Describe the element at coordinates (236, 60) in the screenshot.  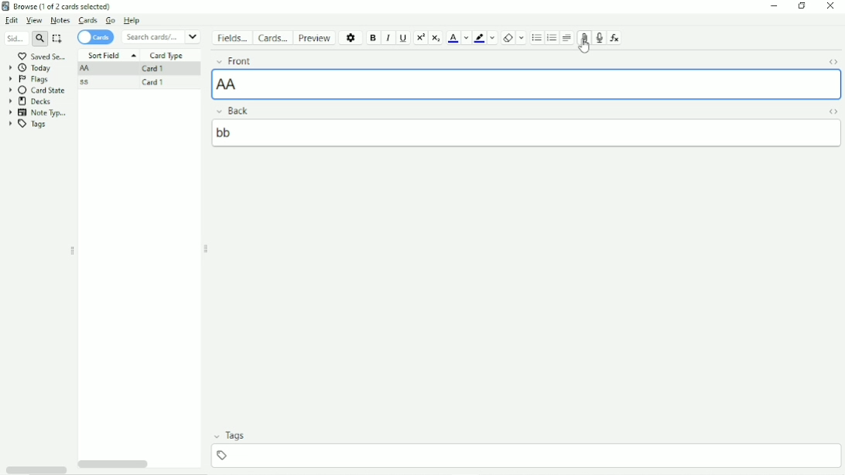
I see `Front` at that location.